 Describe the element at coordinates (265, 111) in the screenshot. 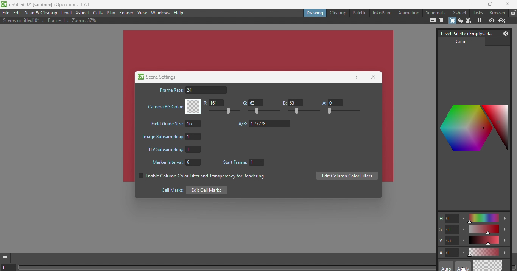

I see `Slide bar` at that location.